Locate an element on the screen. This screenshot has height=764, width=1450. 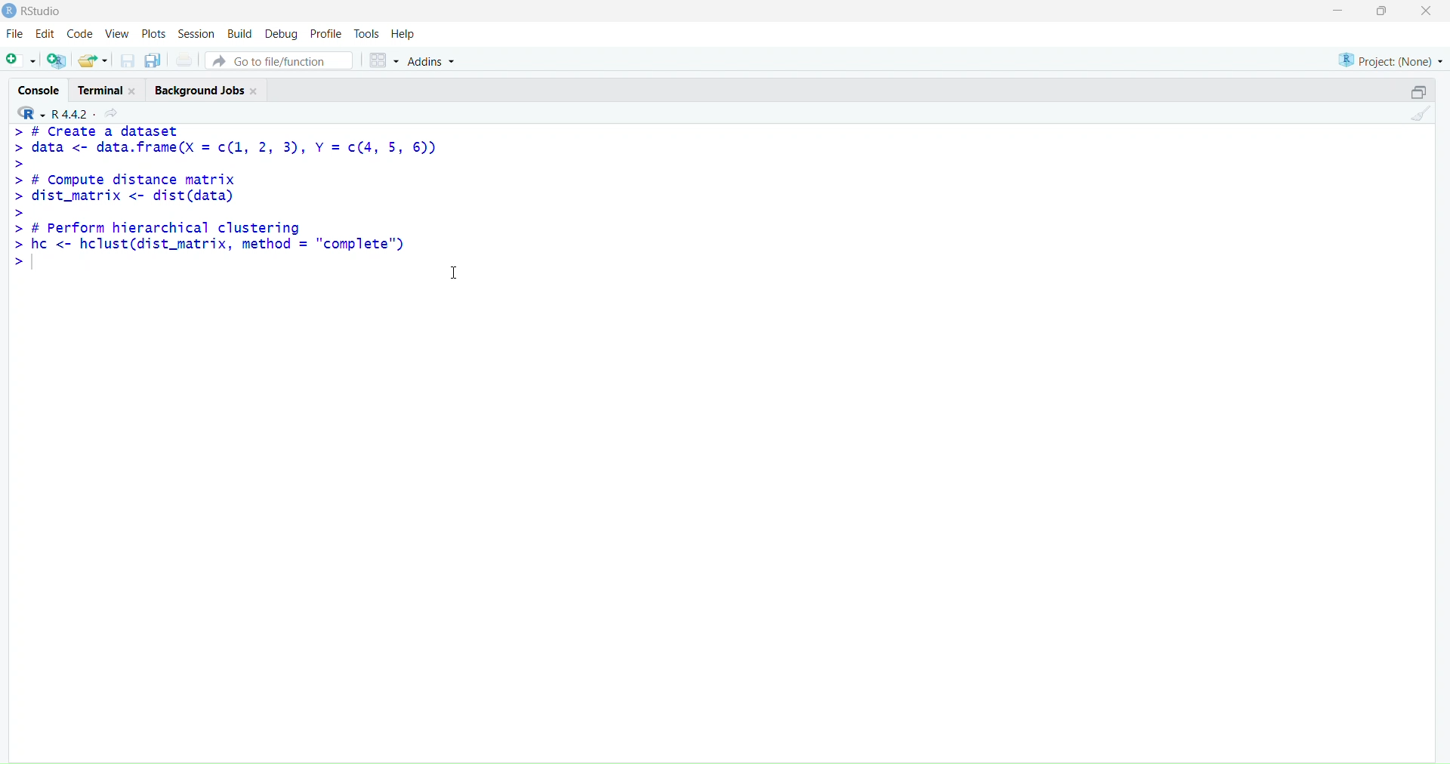
Background Jobs is located at coordinates (204, 88).